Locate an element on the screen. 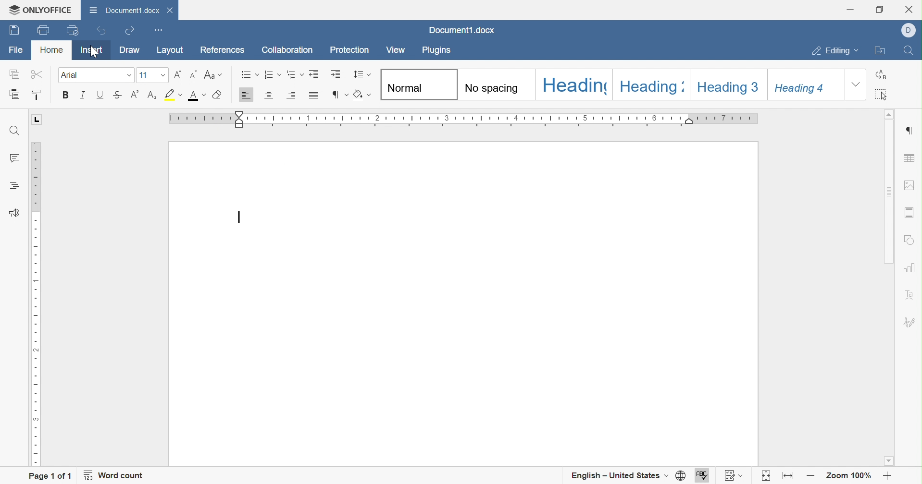  Save is located at coordinates (14, 29).